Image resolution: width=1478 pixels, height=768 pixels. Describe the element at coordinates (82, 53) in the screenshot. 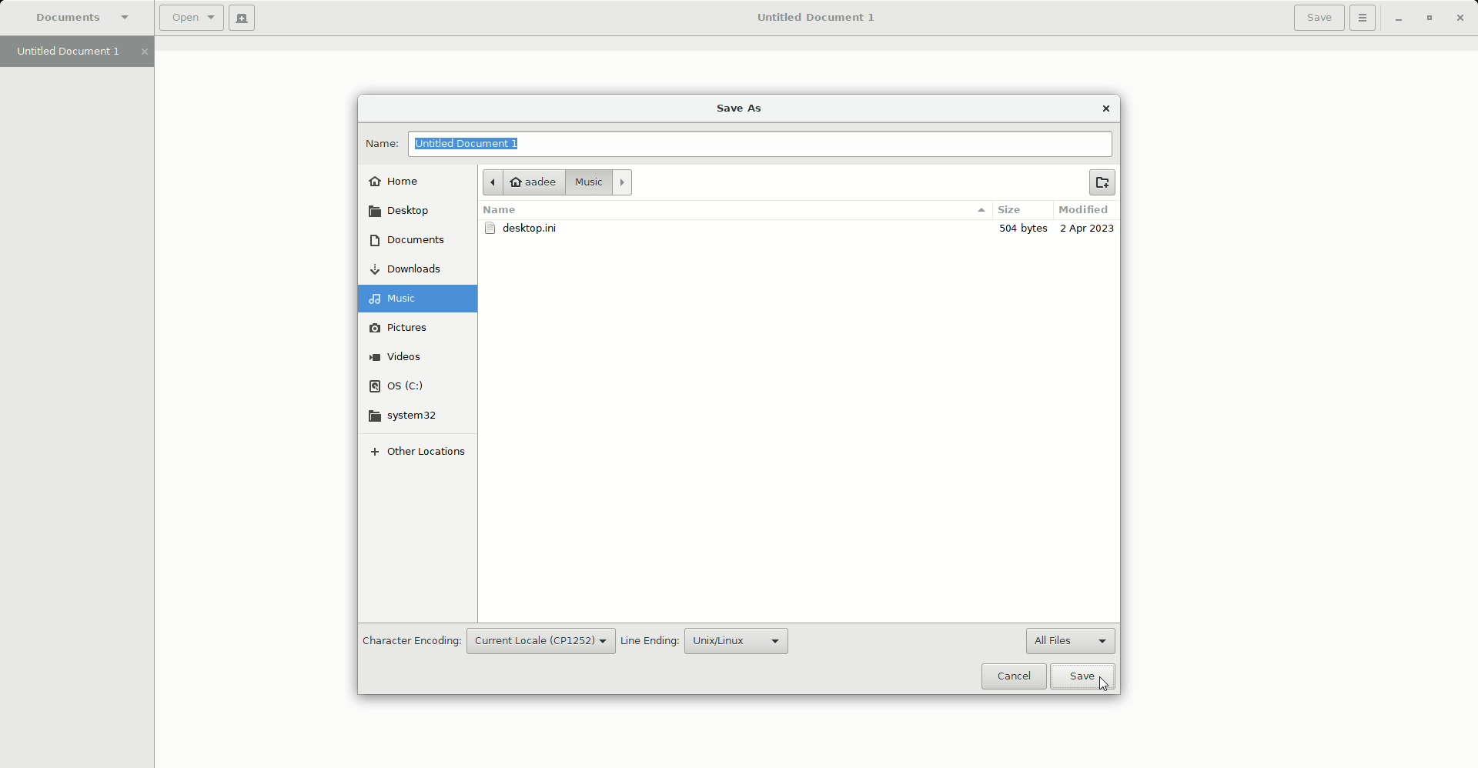

I see `Untitled Document 1` at that location.